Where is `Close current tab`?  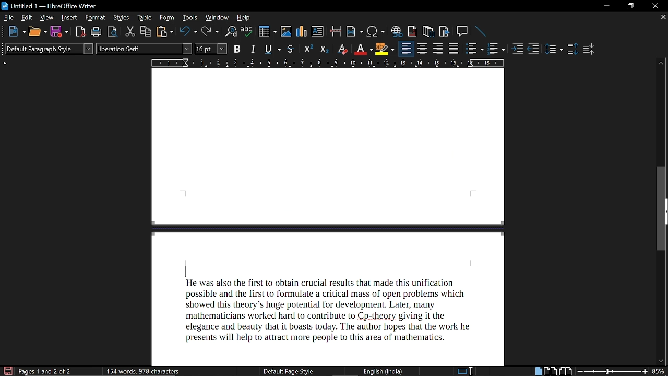 Close current tab is located at coordinates (662, 18).